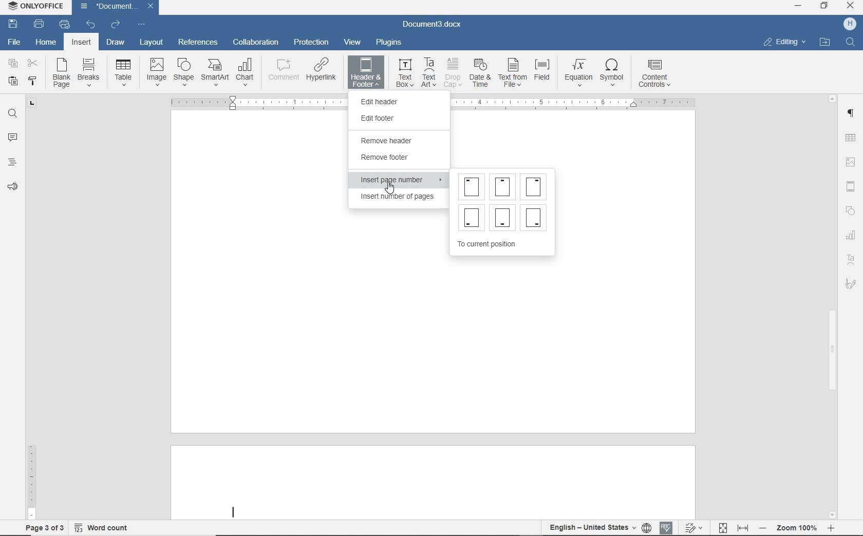 This screenshot has height=536, width=863. Describe the element at coordinates (390, 118) in the screenshot. I see `EDIT FOOTER` at that location.